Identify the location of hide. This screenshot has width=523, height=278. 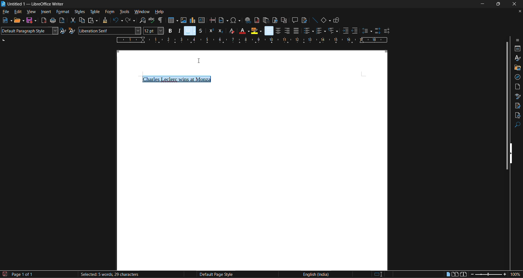
(512, 153).